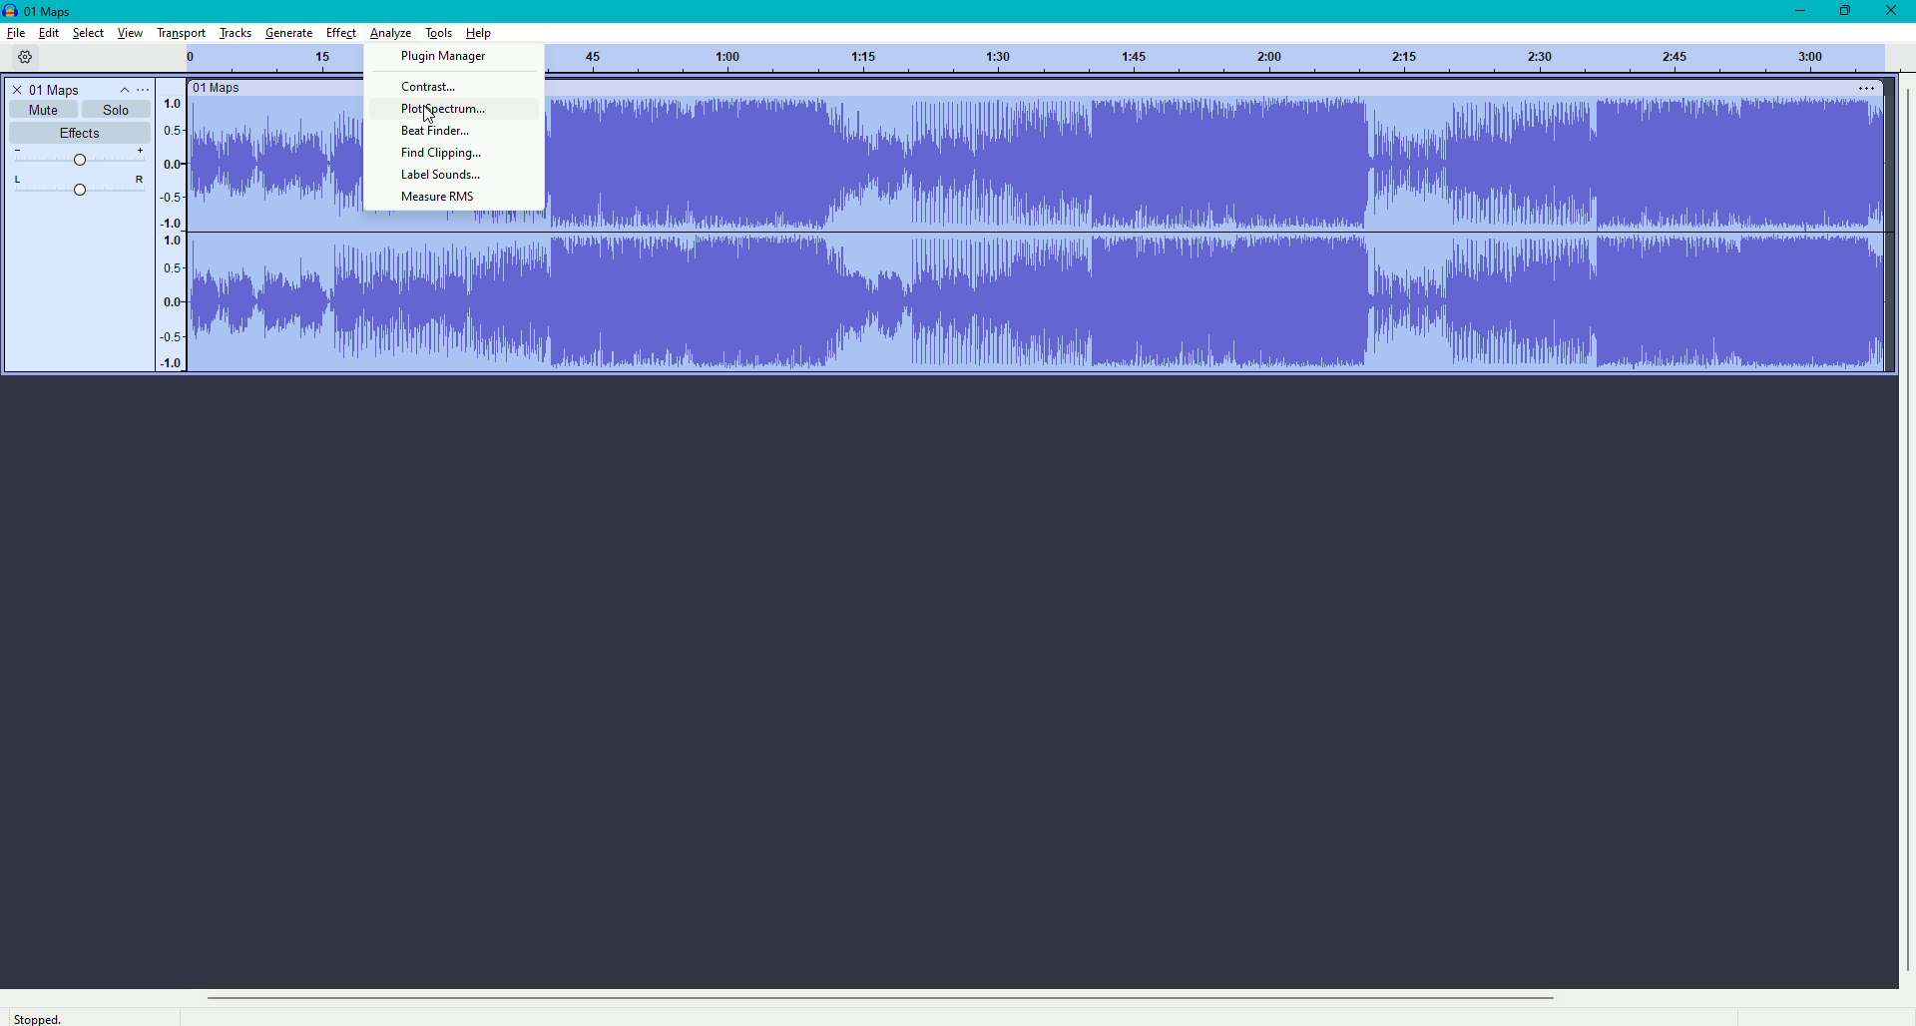  Describe the element at coordinates (269, 59) in the screenshot. I see `Track numbers` at that location.